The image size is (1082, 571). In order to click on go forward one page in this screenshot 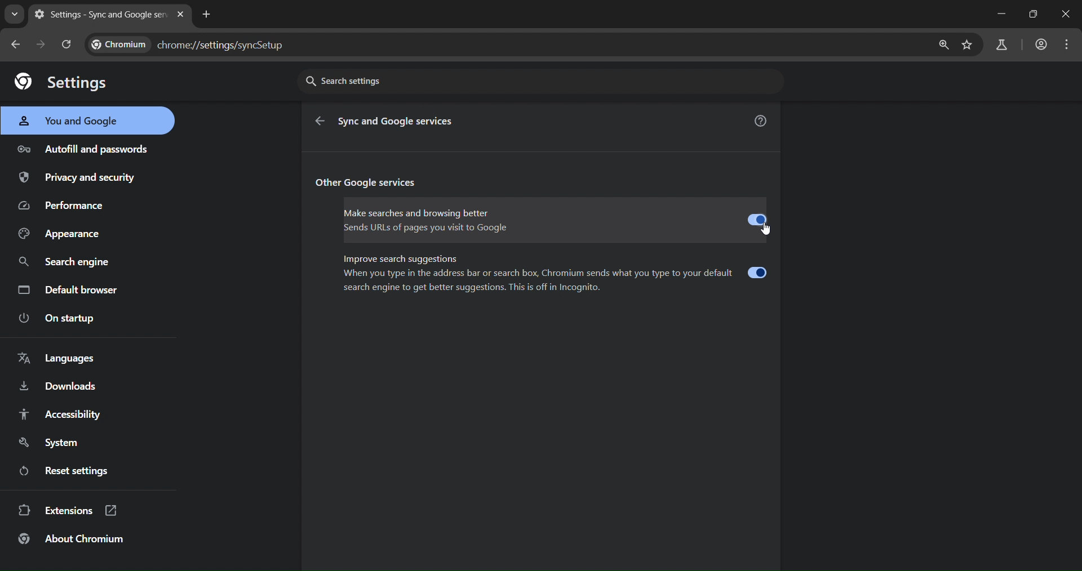, I will do `click(43, 44)`.